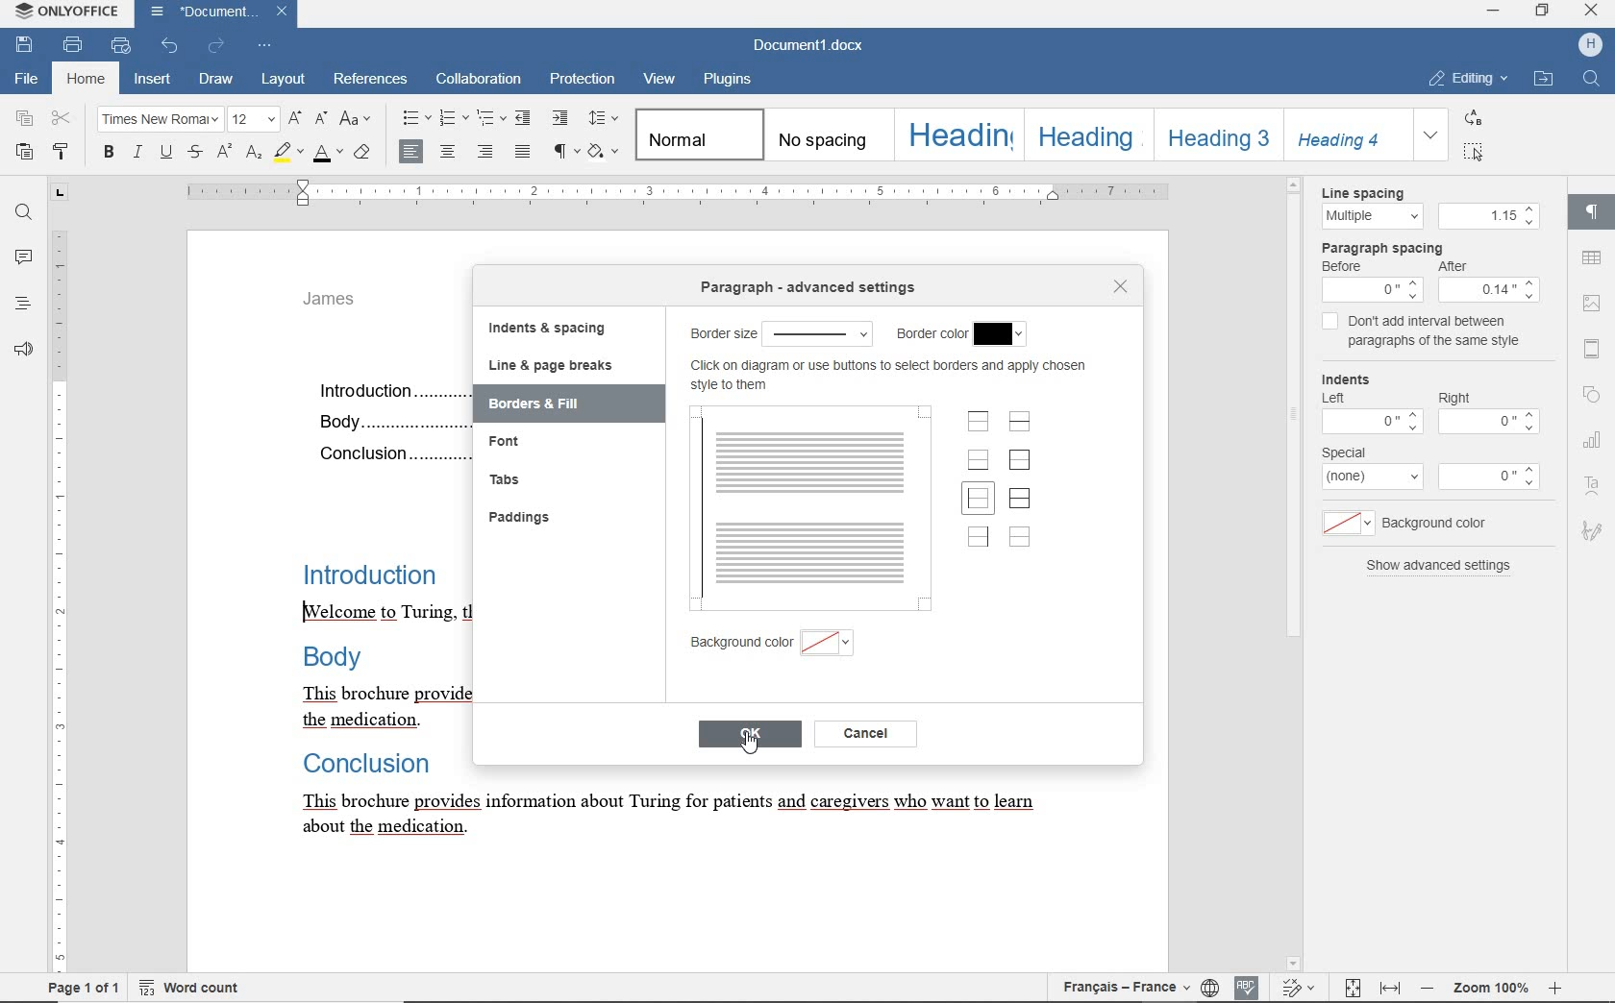 The width and height of the screenshot is (1615, 1003). Describe the element at coordinates (27, 46) in the screenshot. I see `save` at that location.